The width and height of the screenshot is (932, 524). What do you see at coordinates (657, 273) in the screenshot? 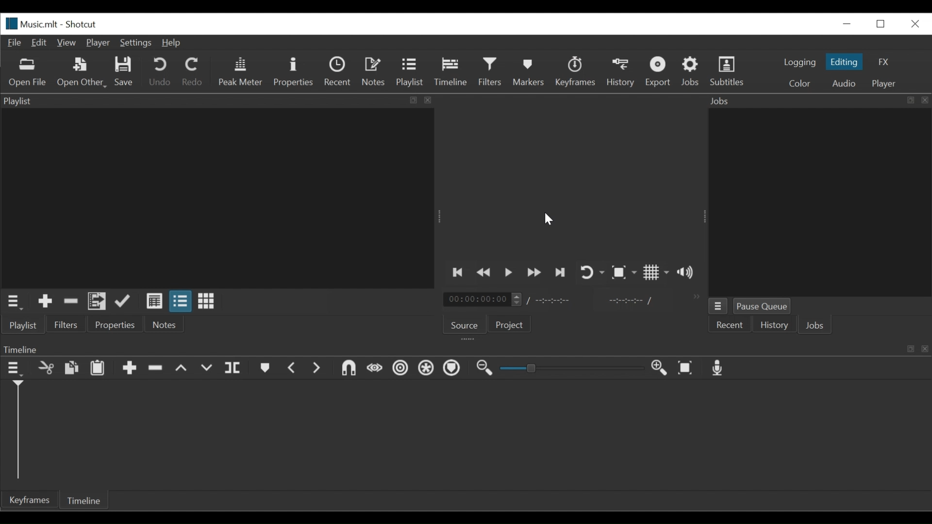
I see `Toggle display grid on the player` at bounding box center [657, 273].